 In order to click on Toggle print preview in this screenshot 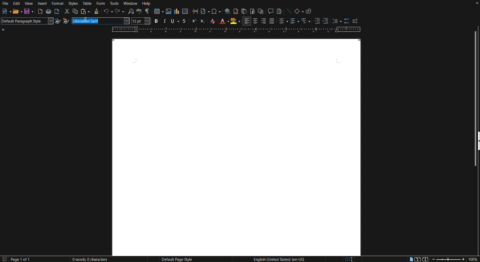, I will do `click(57, 12)`.